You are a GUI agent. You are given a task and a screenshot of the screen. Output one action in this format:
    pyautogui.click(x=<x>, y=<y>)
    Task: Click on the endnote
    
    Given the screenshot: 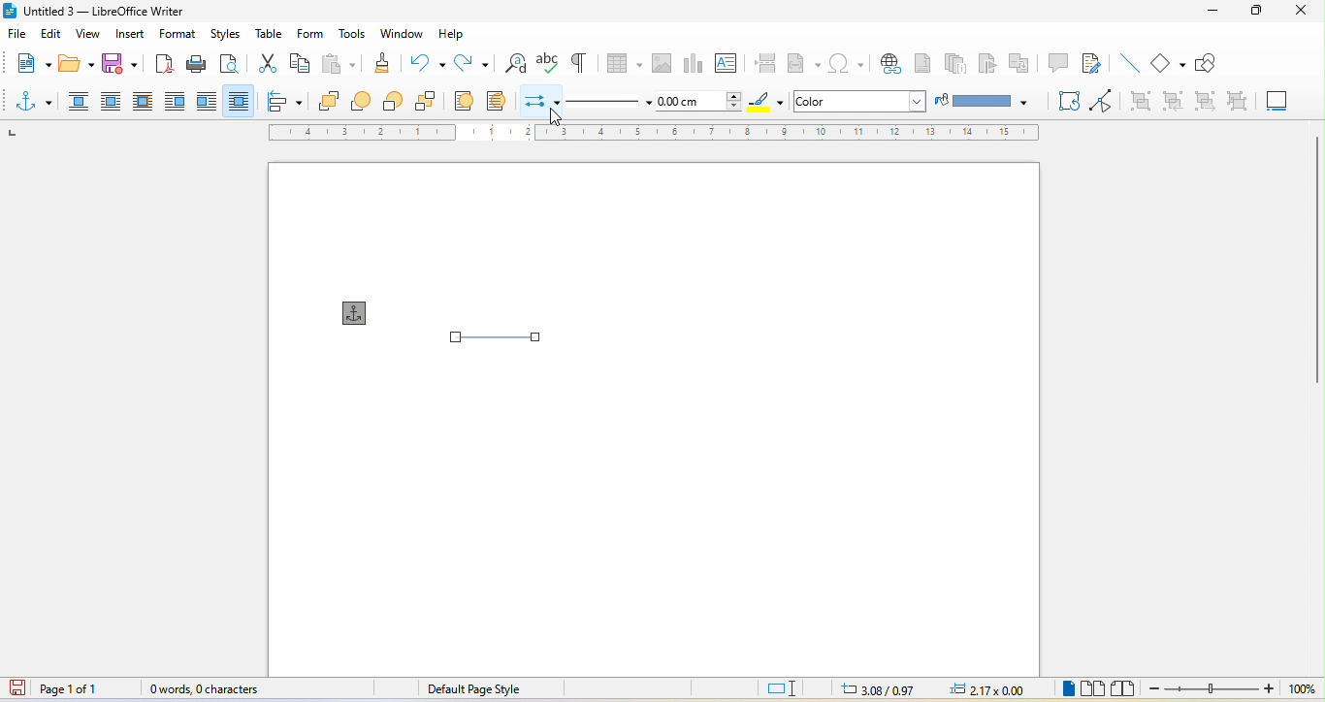 What is the action you would take?
    pyautogui.click(x=955, y=64)
    